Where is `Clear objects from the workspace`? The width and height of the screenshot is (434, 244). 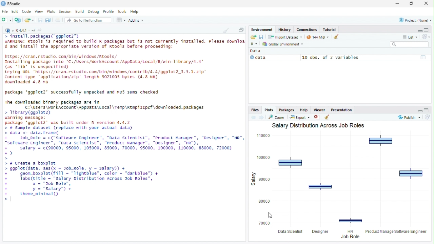
Clear objects from the workspace is located at coordinates (337, 37).